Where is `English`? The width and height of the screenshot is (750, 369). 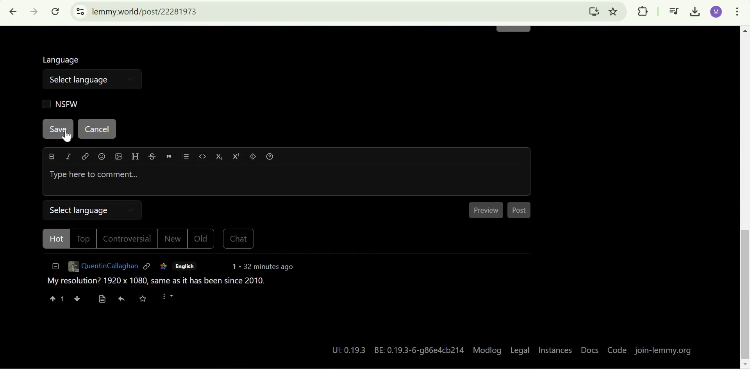
English is located at coordinates (185, 267).